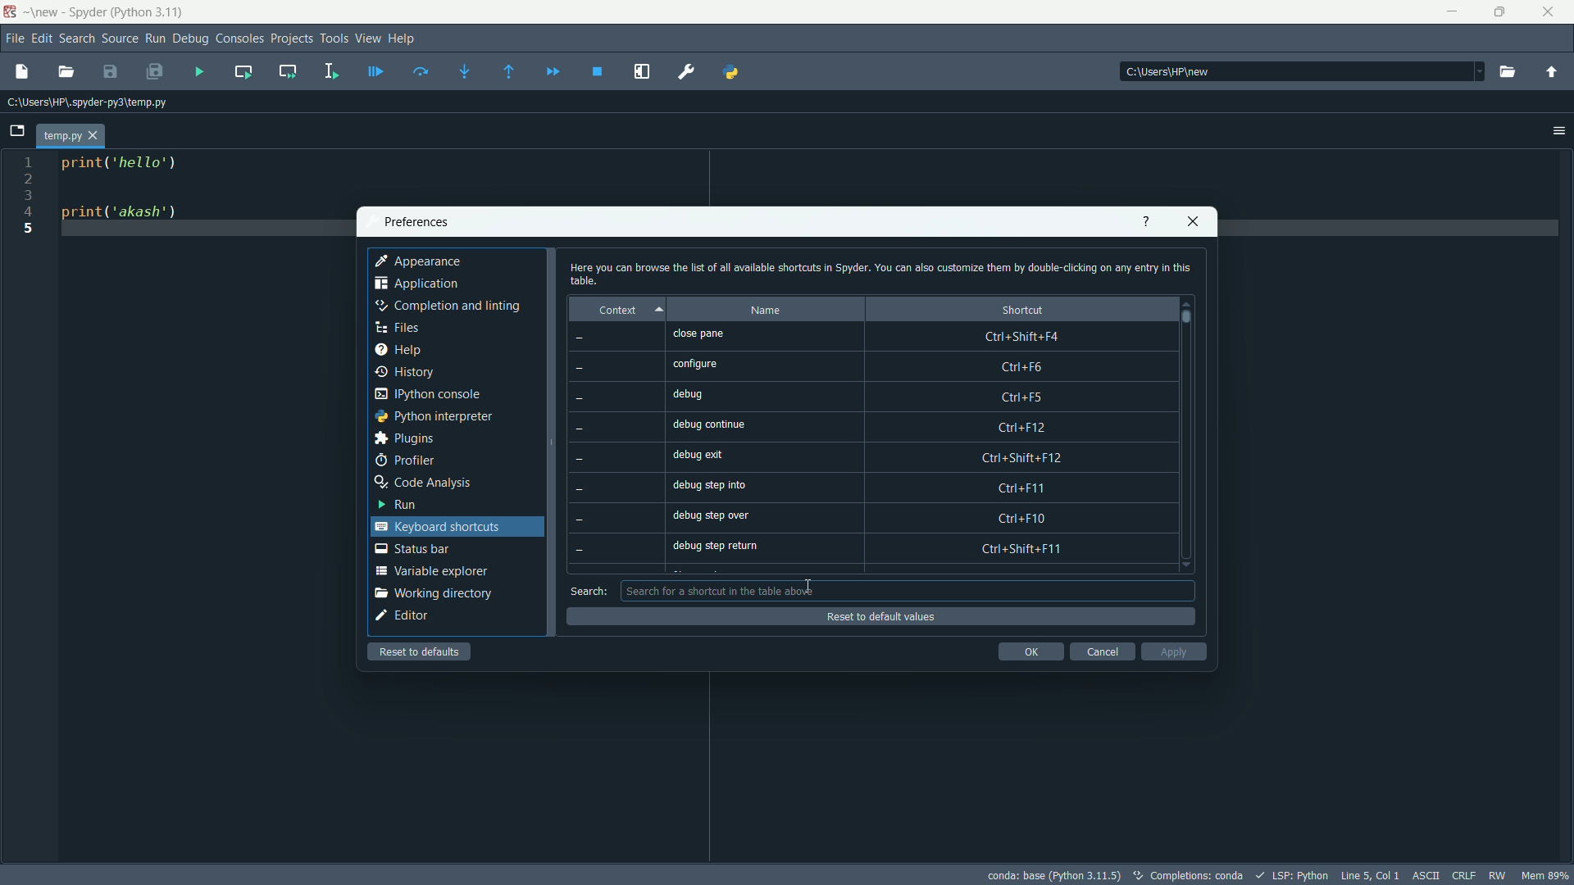  What do you see at coordinates (430, 571) in the screenshot?
I see `variable explore` at bounding box center [430, 571].